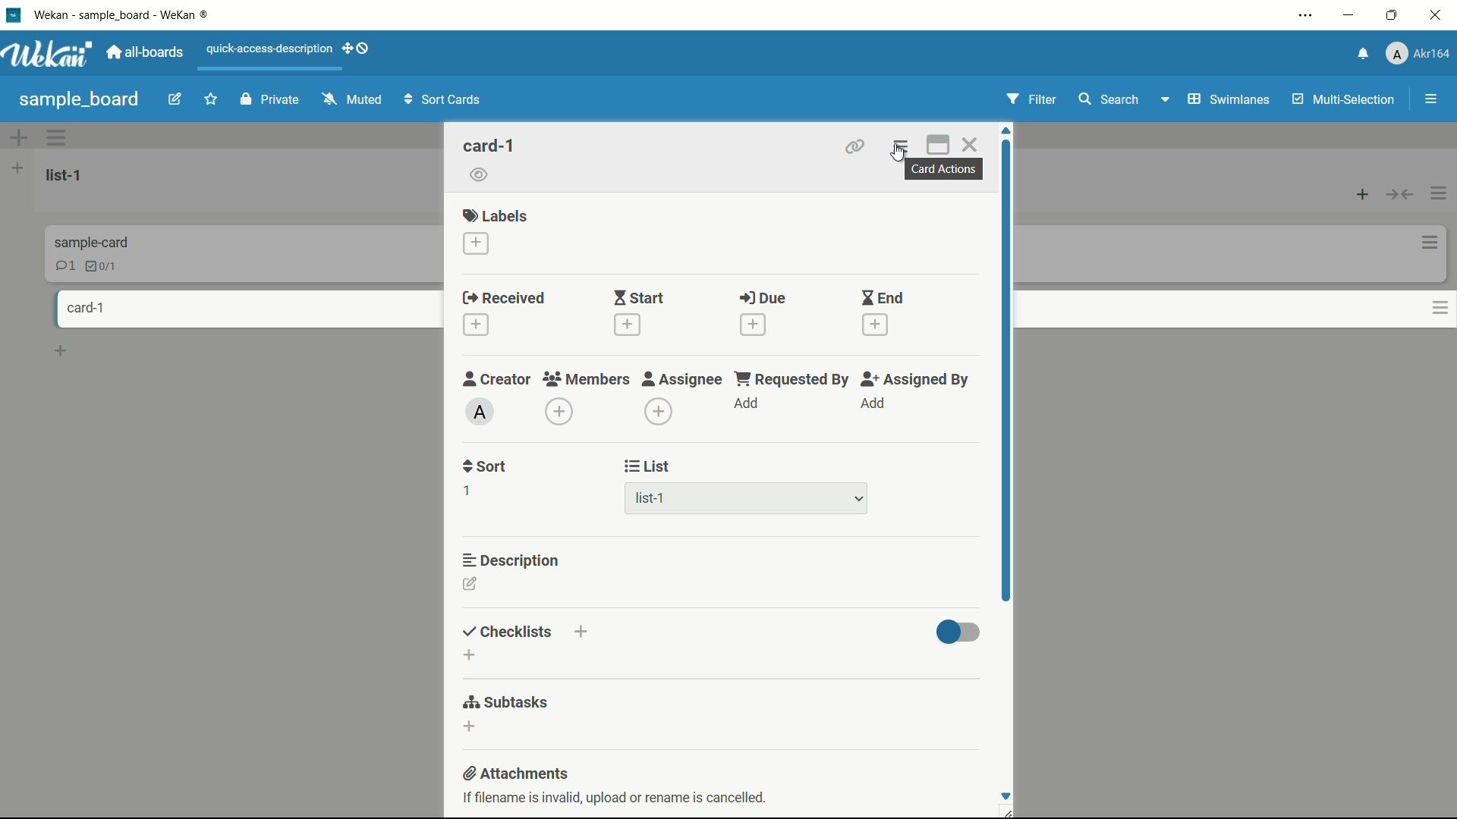 This screenshot has height=819, width=1457. I want to click on add date, so click(876, 325).